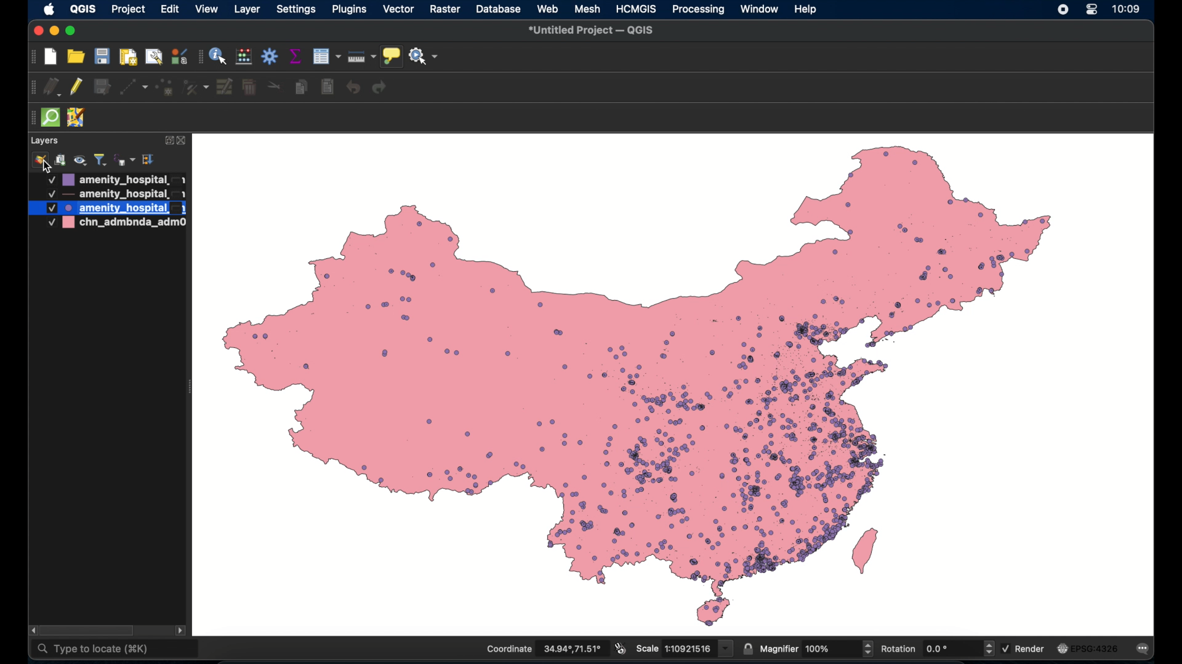 This screenshot has width=1182, height=664. I want to click on control center, so click(1093, 10).